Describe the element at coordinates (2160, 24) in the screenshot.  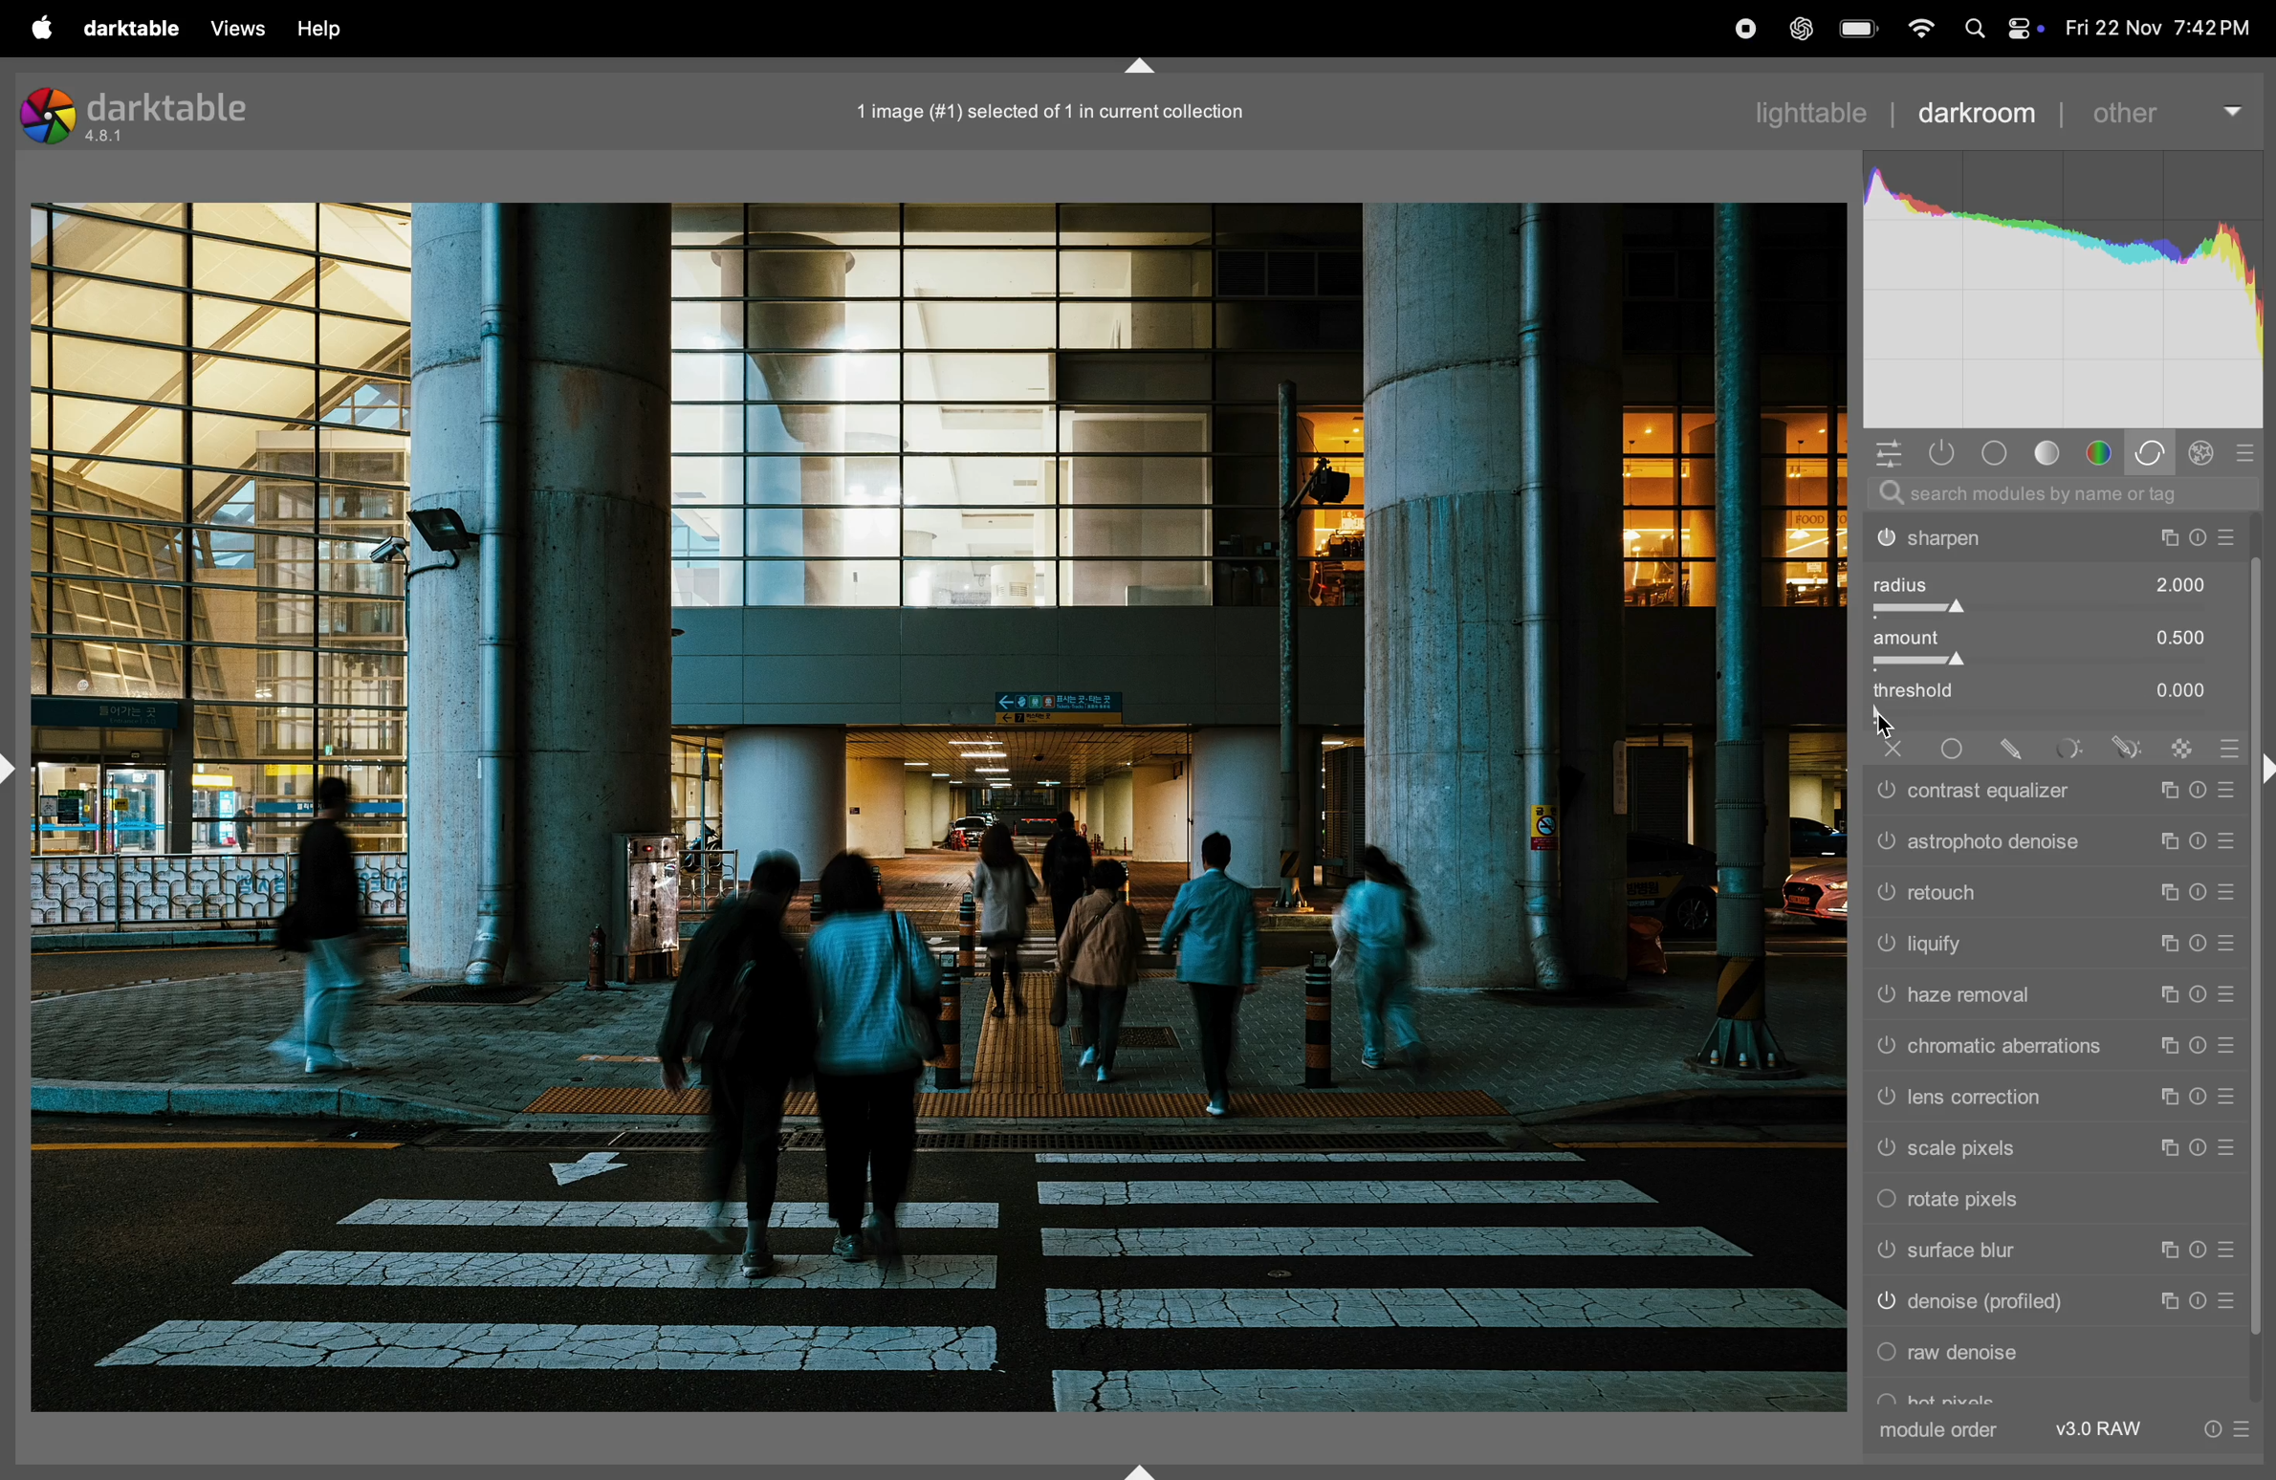
I see `date and time` at that location.